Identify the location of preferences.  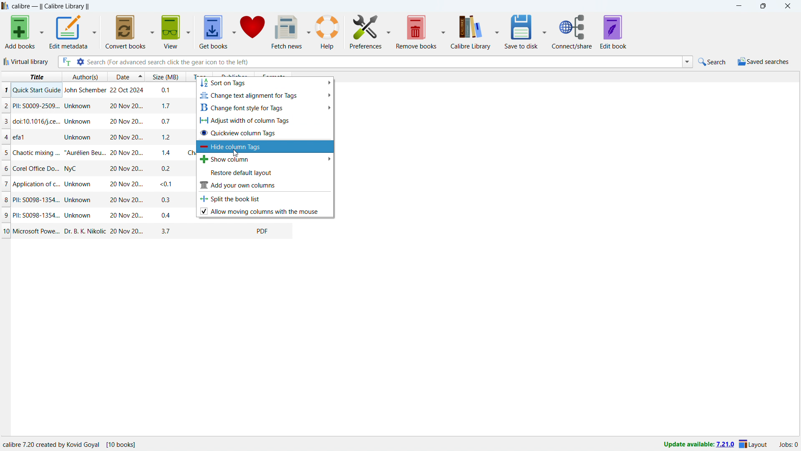
(389, 32).